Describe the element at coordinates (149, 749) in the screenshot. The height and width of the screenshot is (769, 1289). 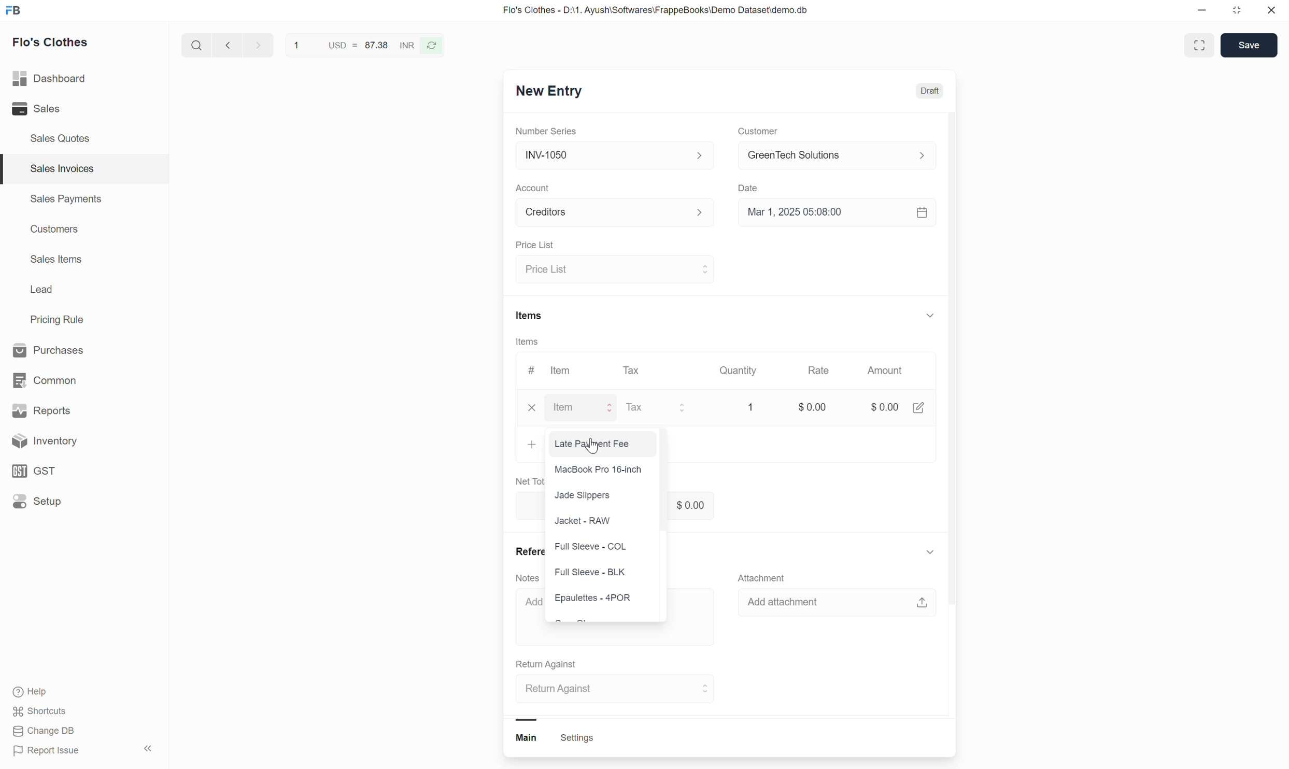
I see `hide sidebar` at that location.